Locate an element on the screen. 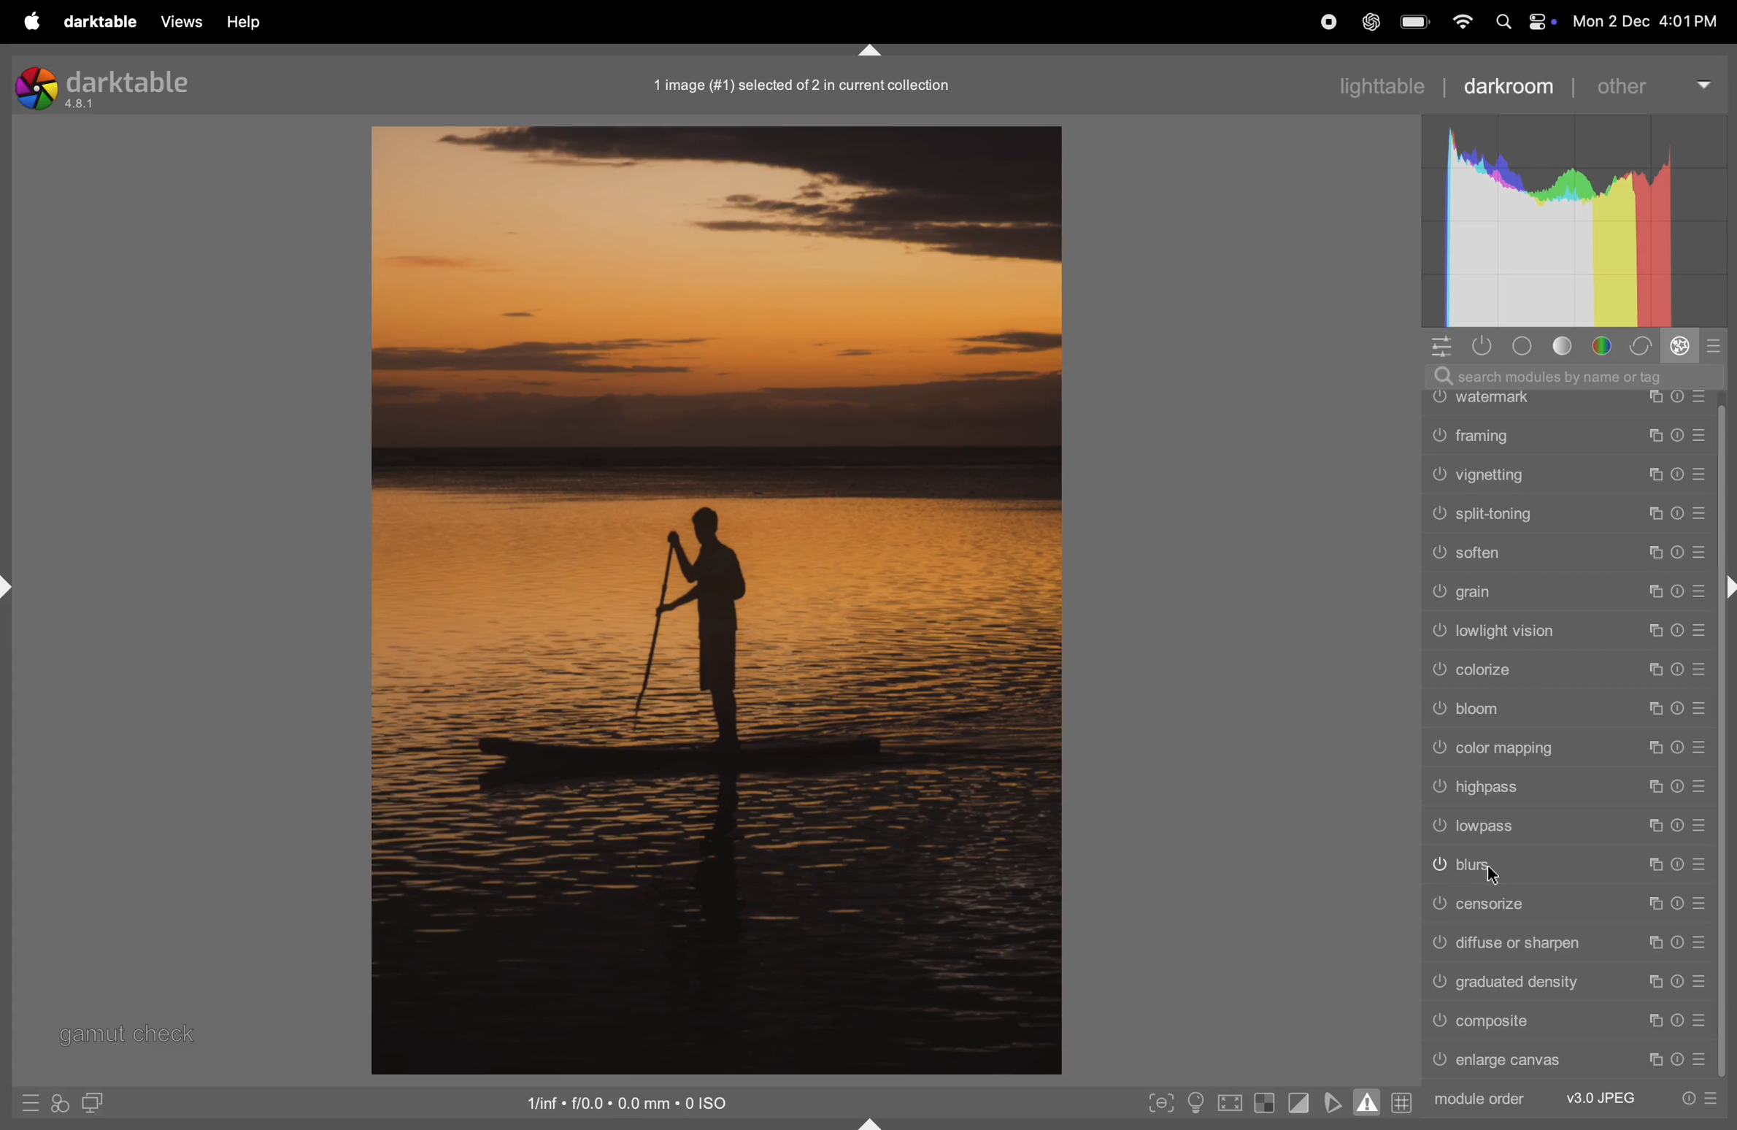 The height and width of the screenshot is (1130, 1737). quick presets is located at coordinates (1698, 1099).